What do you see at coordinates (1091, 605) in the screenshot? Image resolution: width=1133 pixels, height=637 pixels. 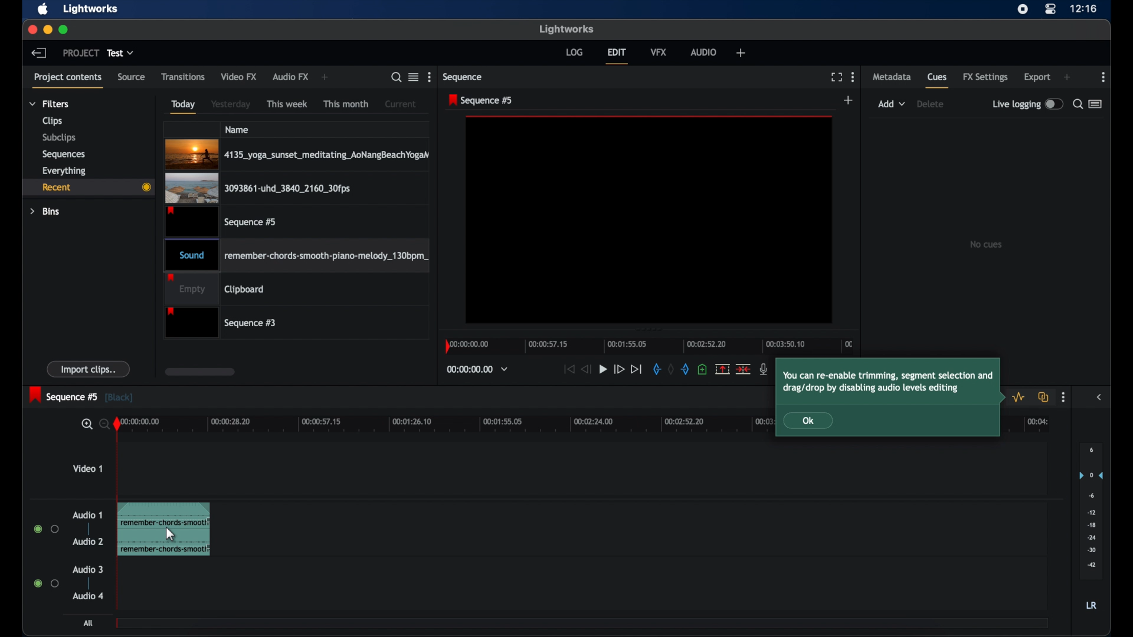 I see `LR` at bounding box center [1091, 605].